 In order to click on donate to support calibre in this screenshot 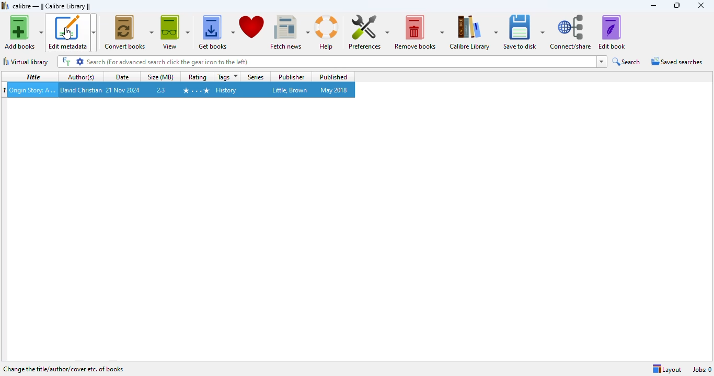, I will do `click(252, 27)`.